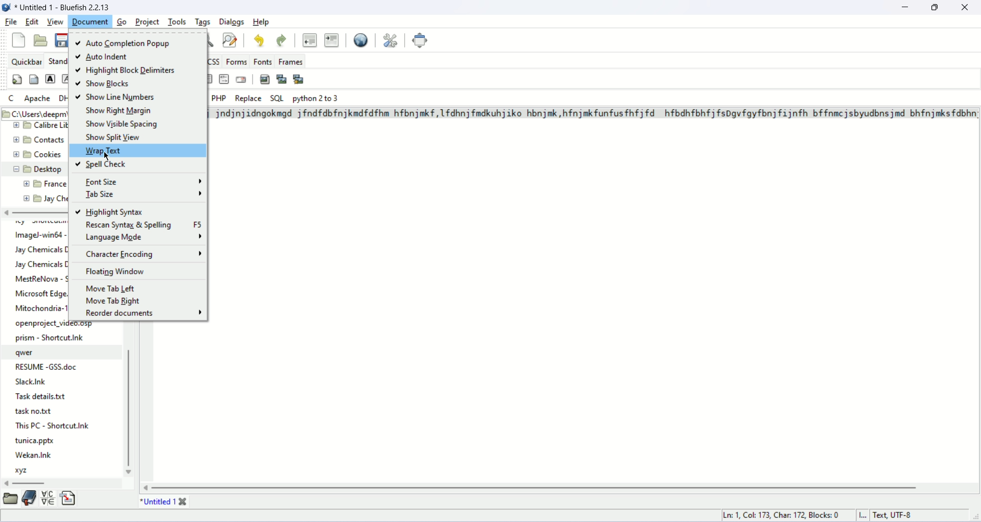 The image size is (981, 522). I want to click on auto indent, so click(107, 58).